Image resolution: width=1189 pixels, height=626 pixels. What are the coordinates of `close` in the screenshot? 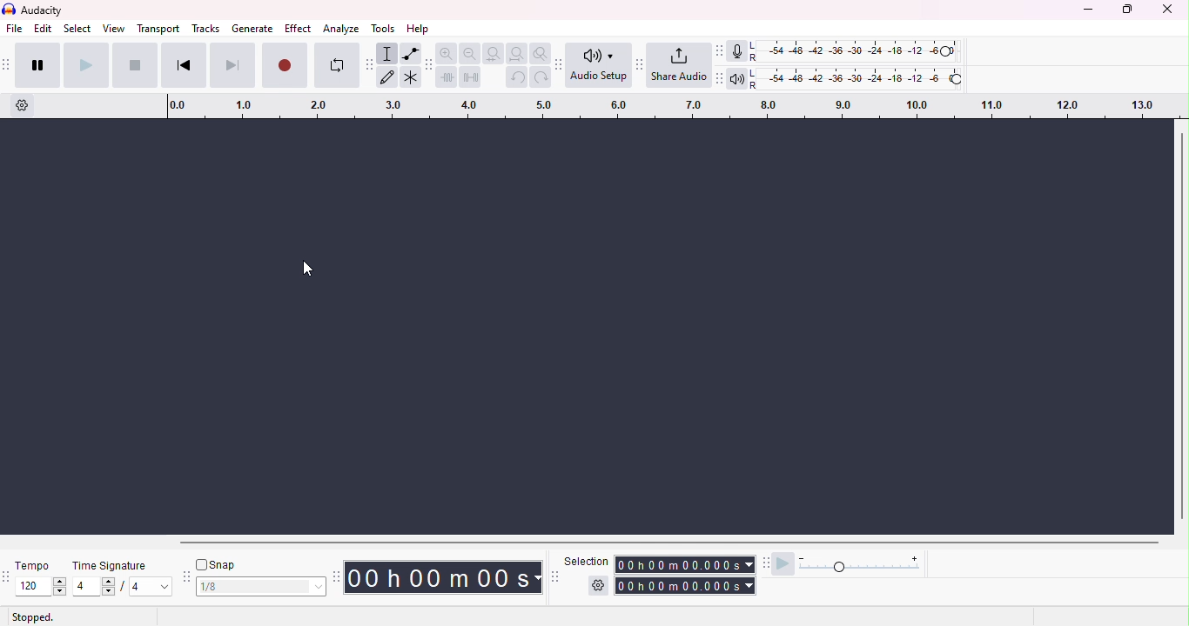 It's located at (1167, 10).